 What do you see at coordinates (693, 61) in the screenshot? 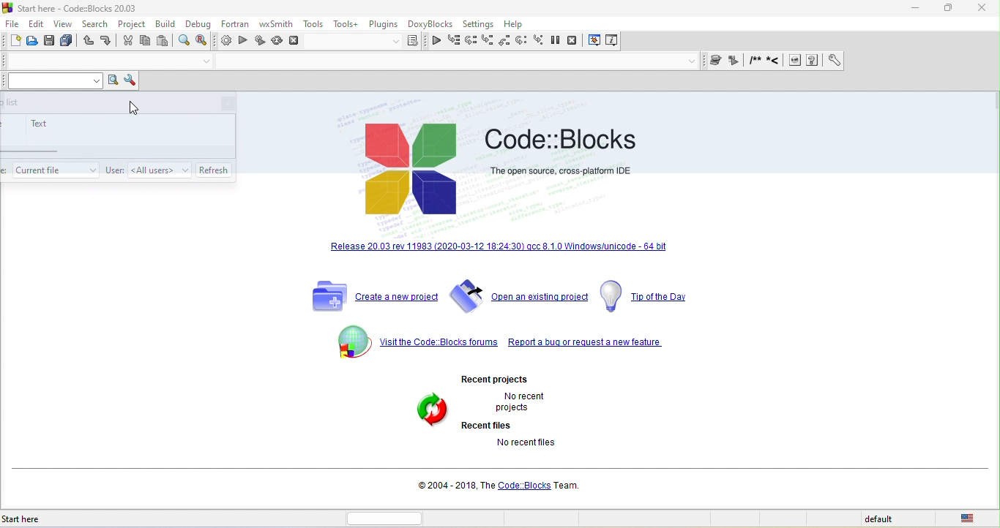
I see `drop down` at bounding box center [693, 61].